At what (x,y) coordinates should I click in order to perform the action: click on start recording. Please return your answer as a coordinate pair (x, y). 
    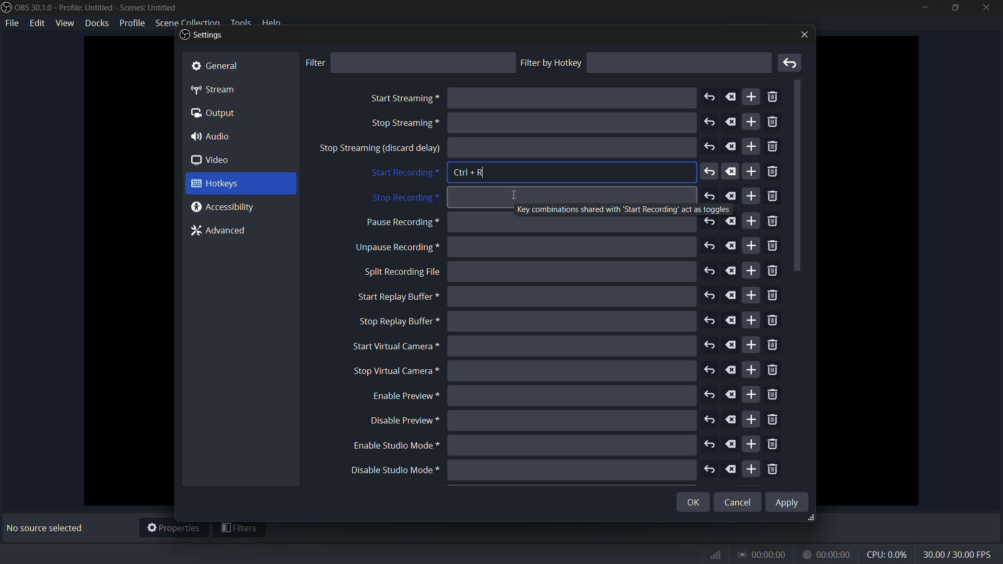
    Looking at the image, I should click on (403, 173).